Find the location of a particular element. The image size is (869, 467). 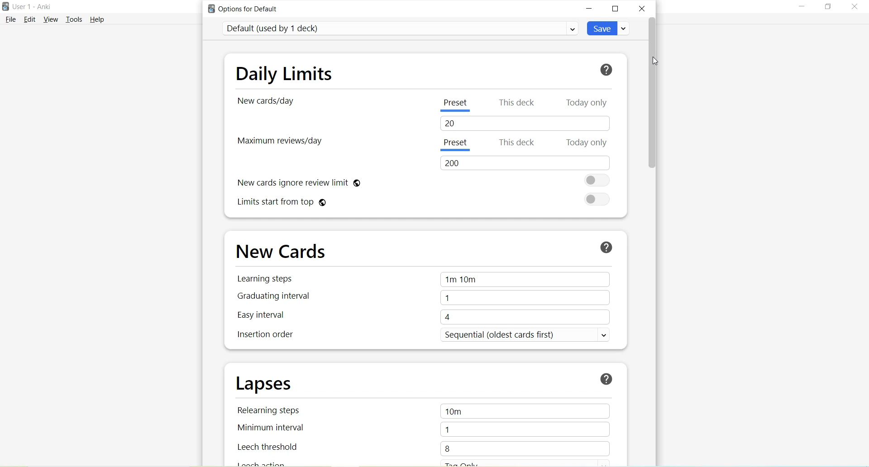

Today only is located at coordinates (587, 143).